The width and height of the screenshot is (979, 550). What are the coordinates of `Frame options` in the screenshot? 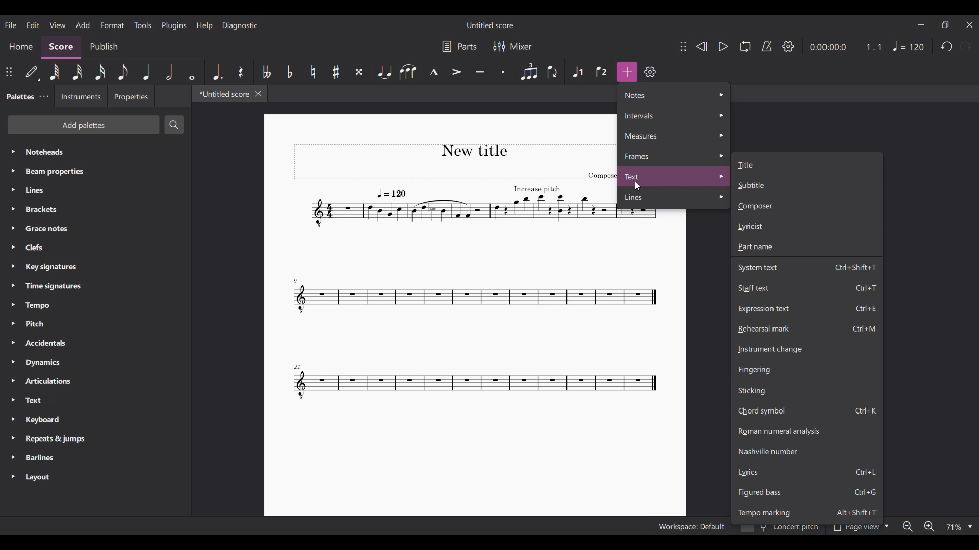 It's located at (674, 155).